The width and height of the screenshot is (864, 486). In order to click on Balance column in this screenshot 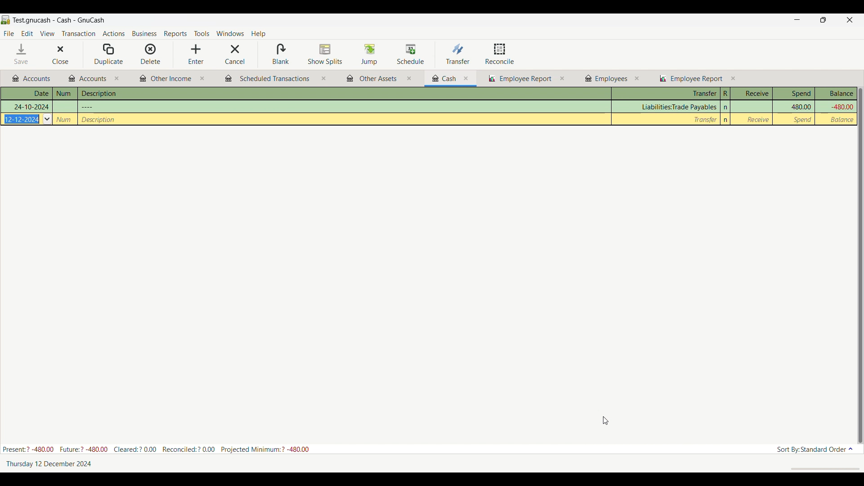, I will do `click(843, 120)`.